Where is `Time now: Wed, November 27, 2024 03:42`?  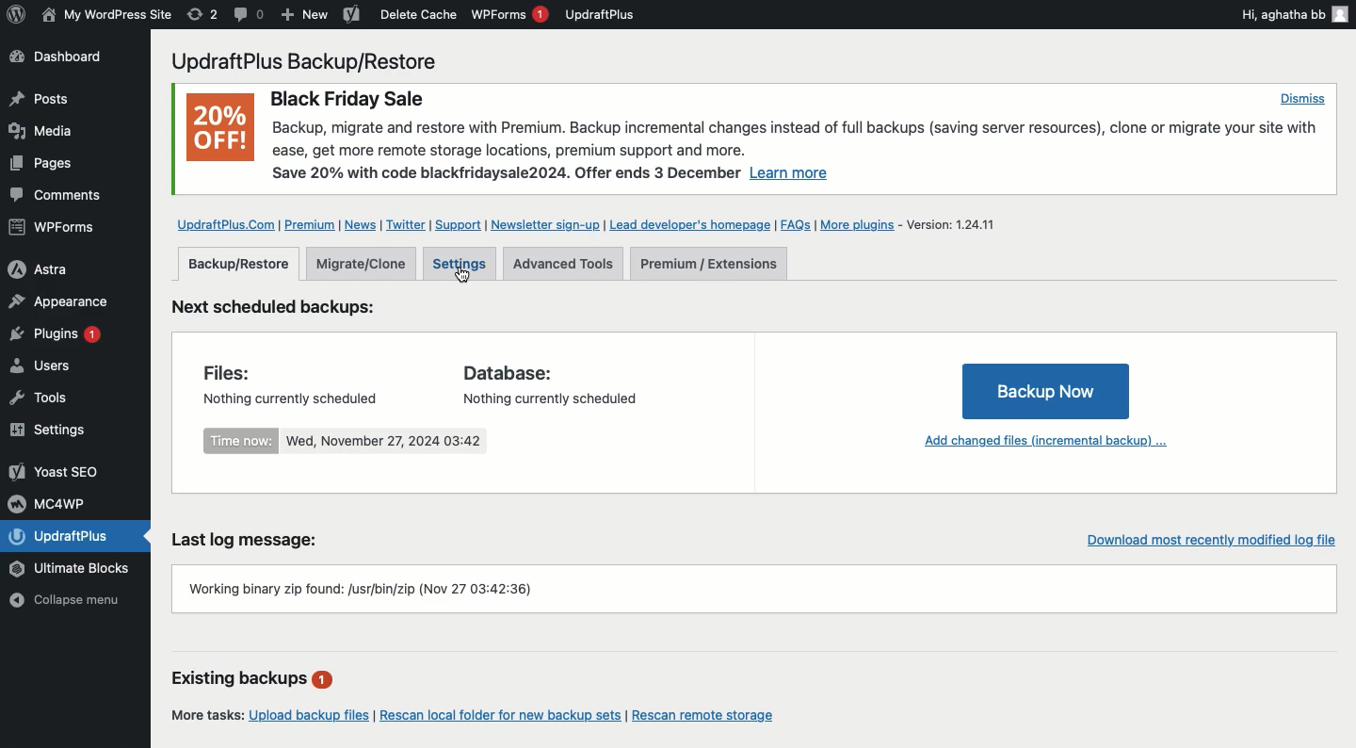
Time now: Wed, November 27, 2024 03:42 is located at coordinates (343, 442).